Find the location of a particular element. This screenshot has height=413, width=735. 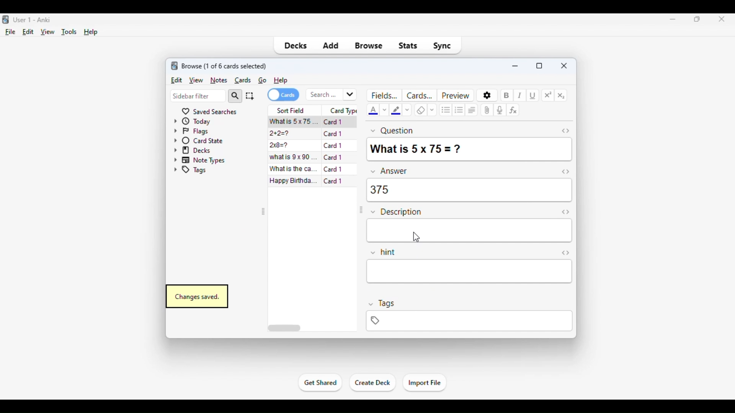

note types is located at coordinates (199, 159).